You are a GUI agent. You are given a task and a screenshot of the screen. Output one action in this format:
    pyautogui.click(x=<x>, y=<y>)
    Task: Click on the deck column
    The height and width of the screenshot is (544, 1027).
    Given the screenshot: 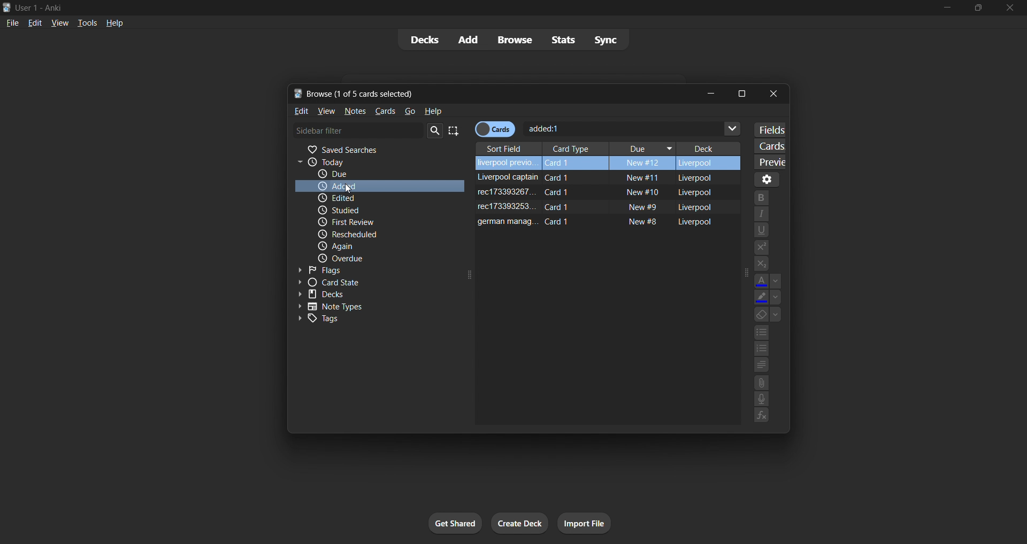 What is the action you would take?
    pyautogui.click(x=711, y=145)
    